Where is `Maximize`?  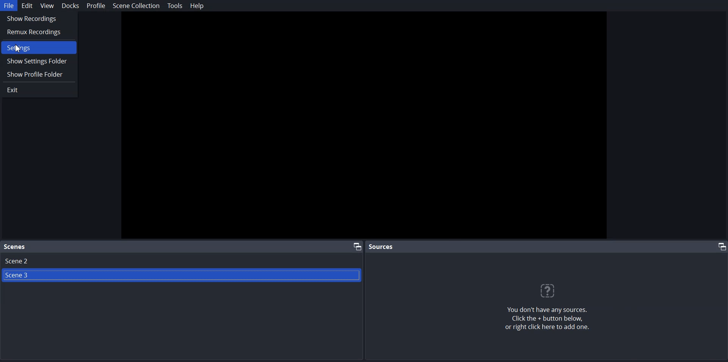 Maximize is located at coordinates (357, 246).